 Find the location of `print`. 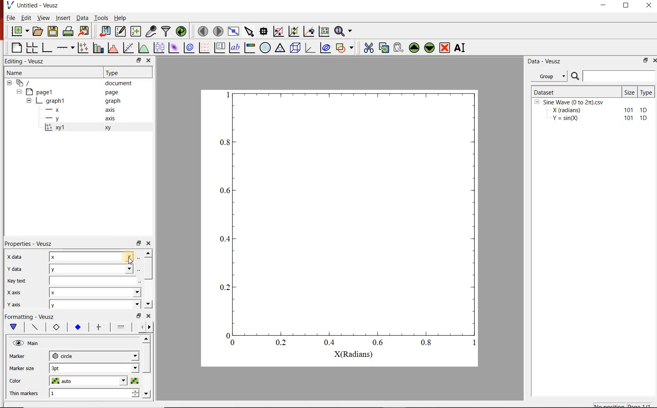

print is located at coordinates (69, 32).